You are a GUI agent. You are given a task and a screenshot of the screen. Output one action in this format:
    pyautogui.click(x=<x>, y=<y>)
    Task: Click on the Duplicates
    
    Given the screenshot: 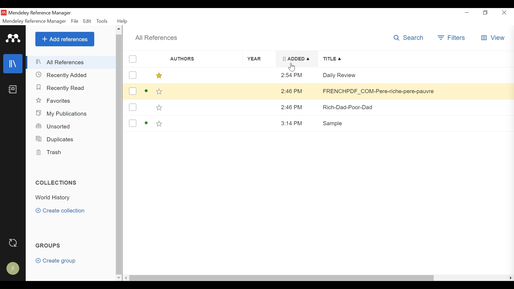 What is the action you would take?
    pyautogui.click(x=56, y=139)
    